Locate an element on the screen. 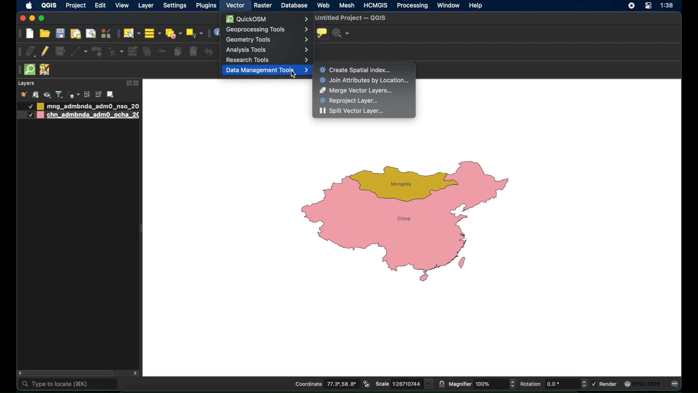  close is located at coordinates (23, 19).